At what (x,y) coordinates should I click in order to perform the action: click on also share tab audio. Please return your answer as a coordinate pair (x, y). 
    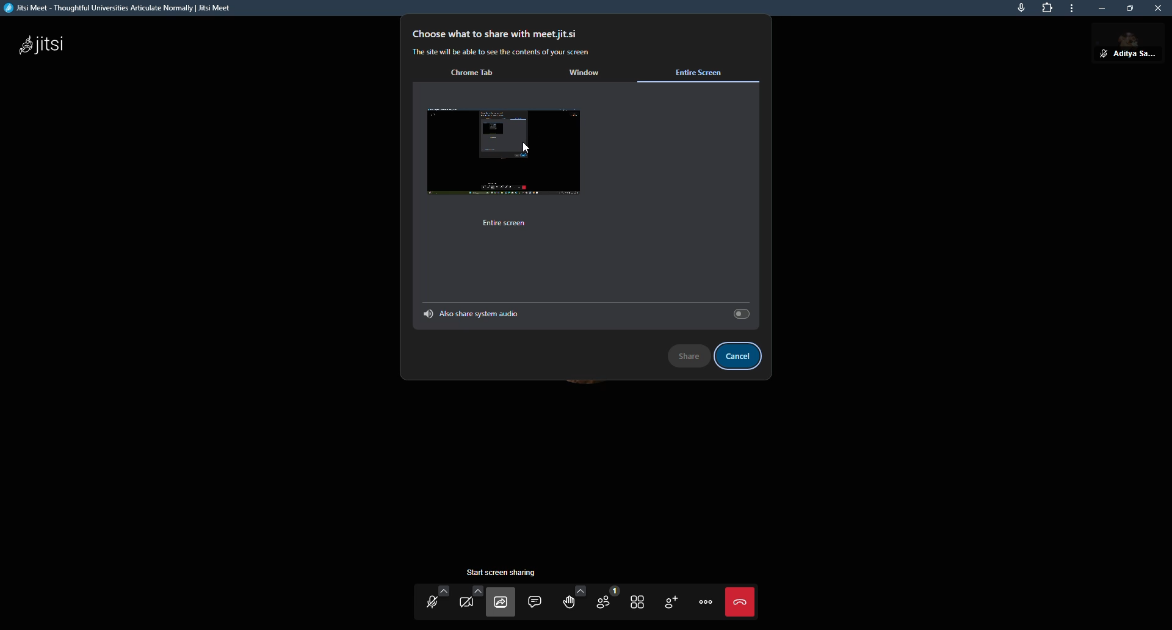
    Looking at the image, I should click on (472, 313).